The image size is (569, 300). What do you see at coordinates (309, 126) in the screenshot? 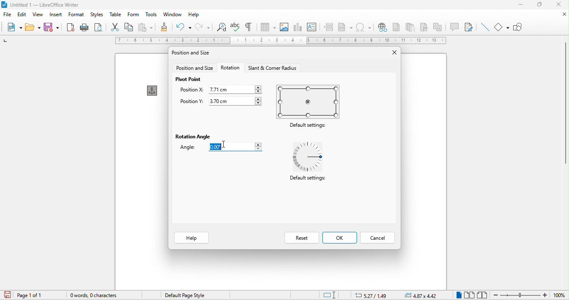
I see `Default settings:` at bounding box center [309, 126].